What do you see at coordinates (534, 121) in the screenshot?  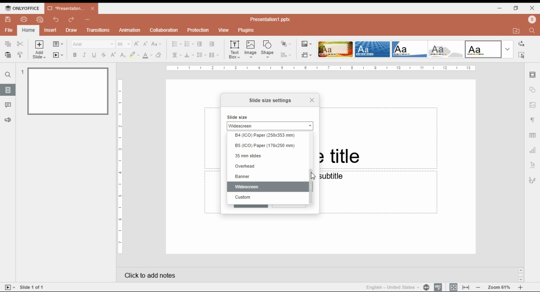 I see `paragraph settings` at bounding box center [534, 121].